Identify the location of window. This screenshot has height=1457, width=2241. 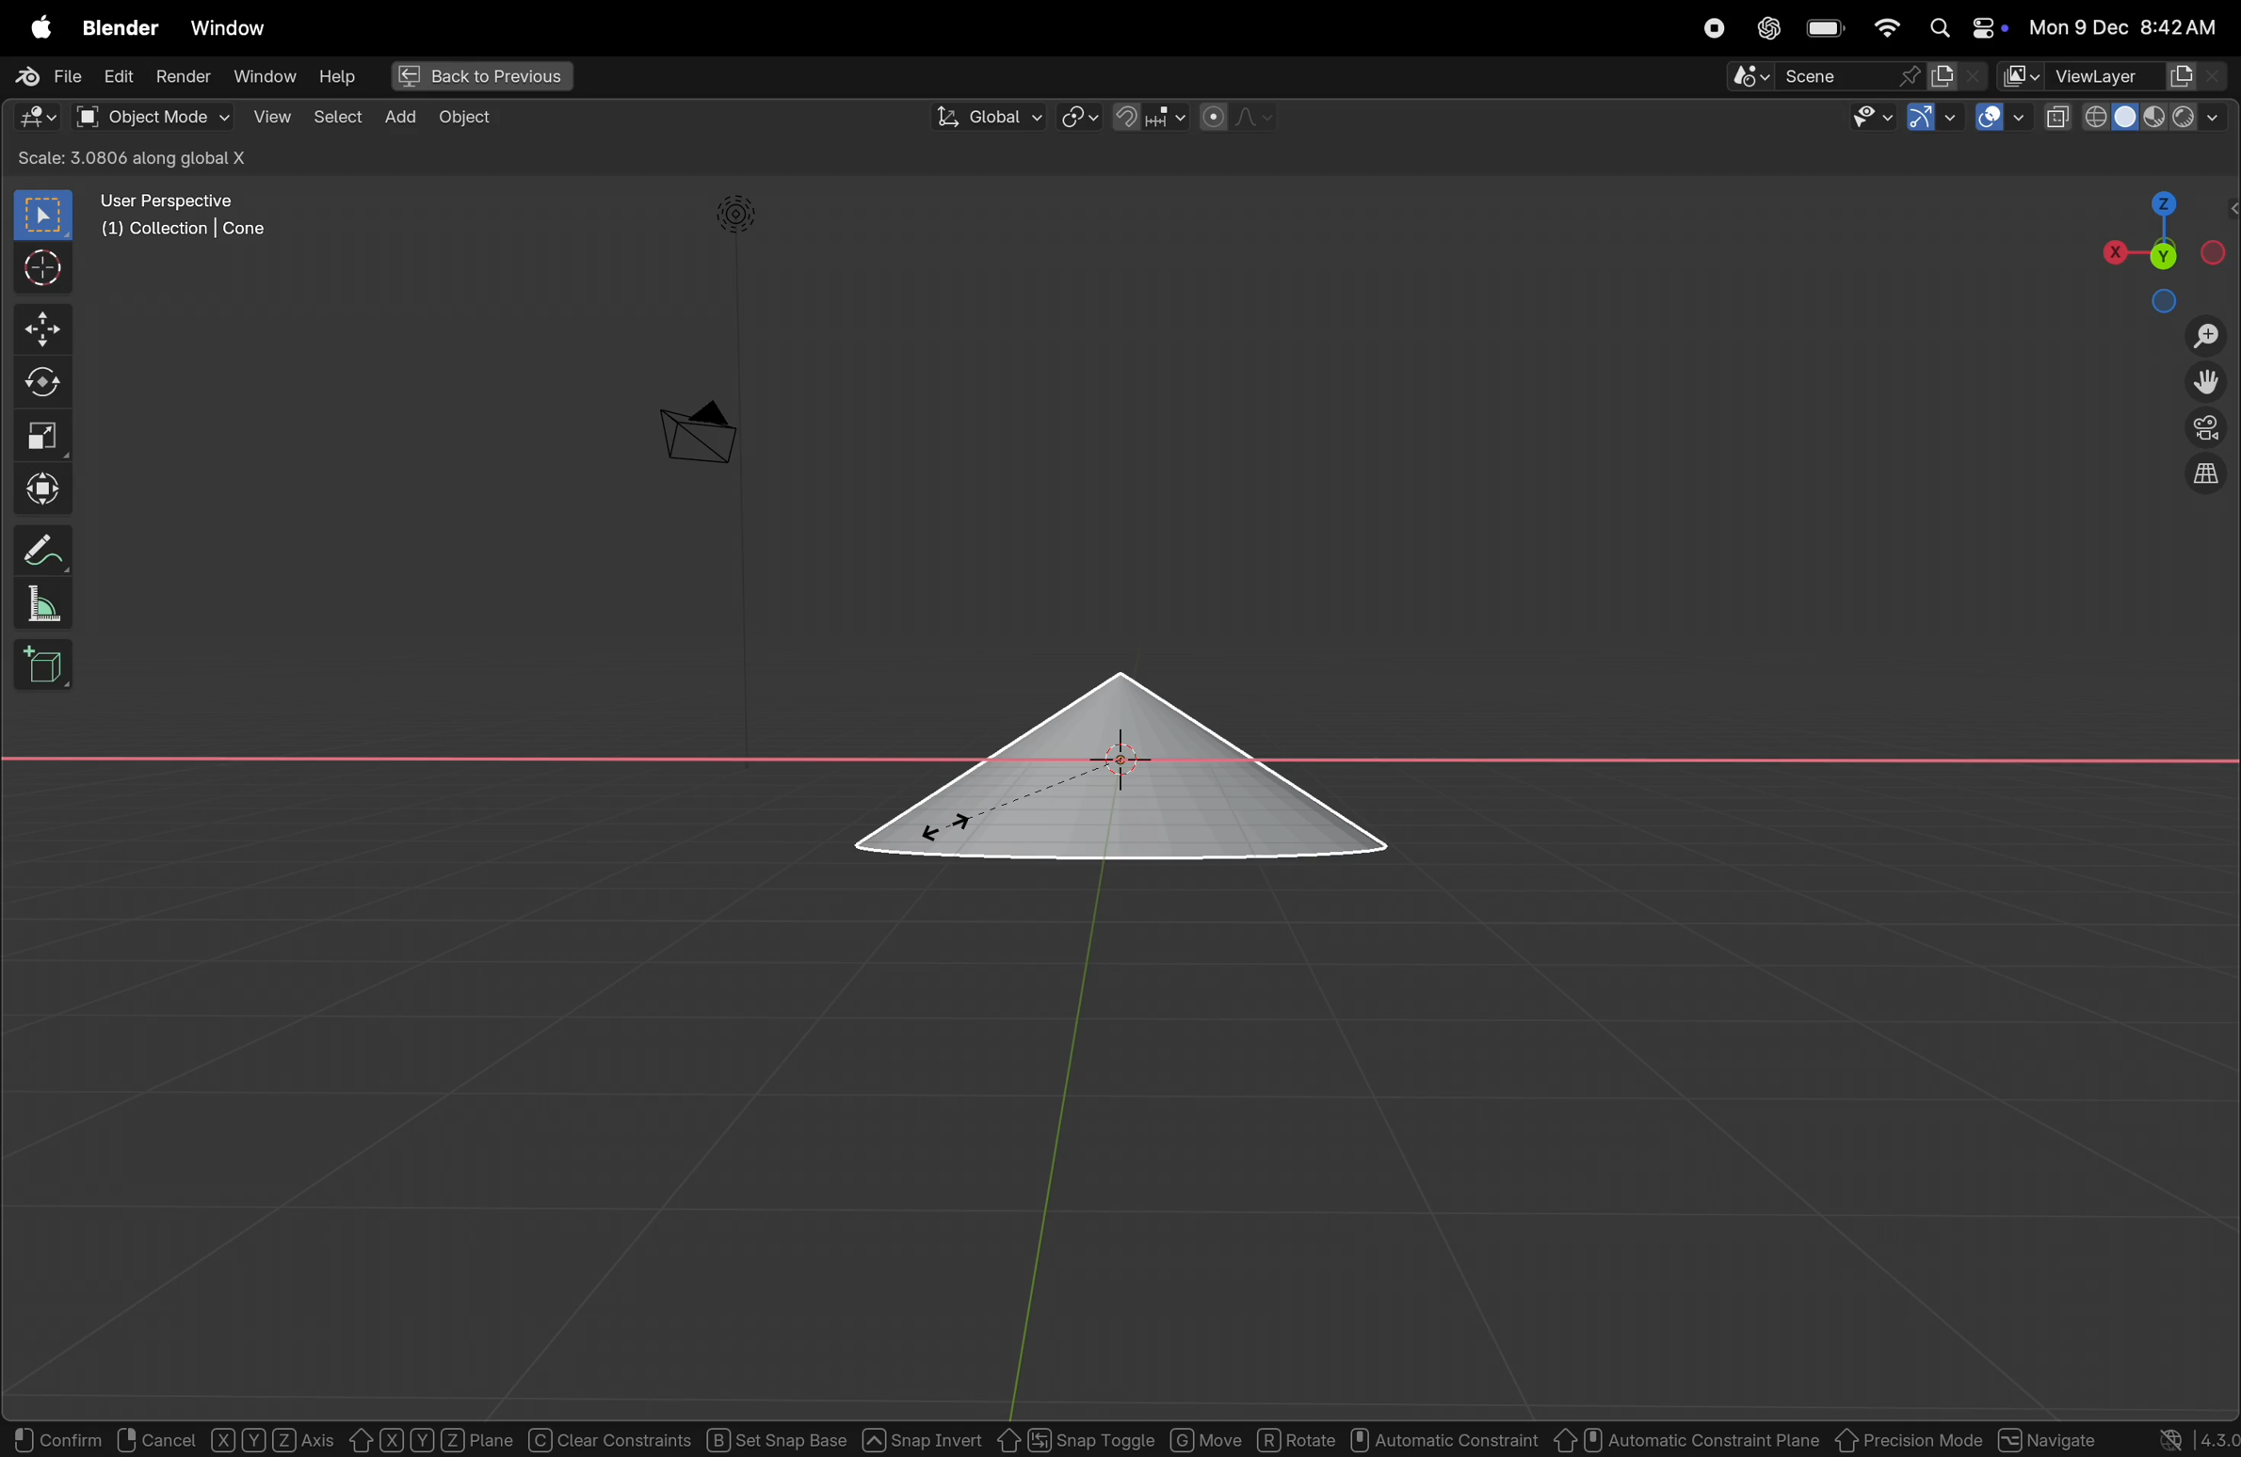
(266, 79).